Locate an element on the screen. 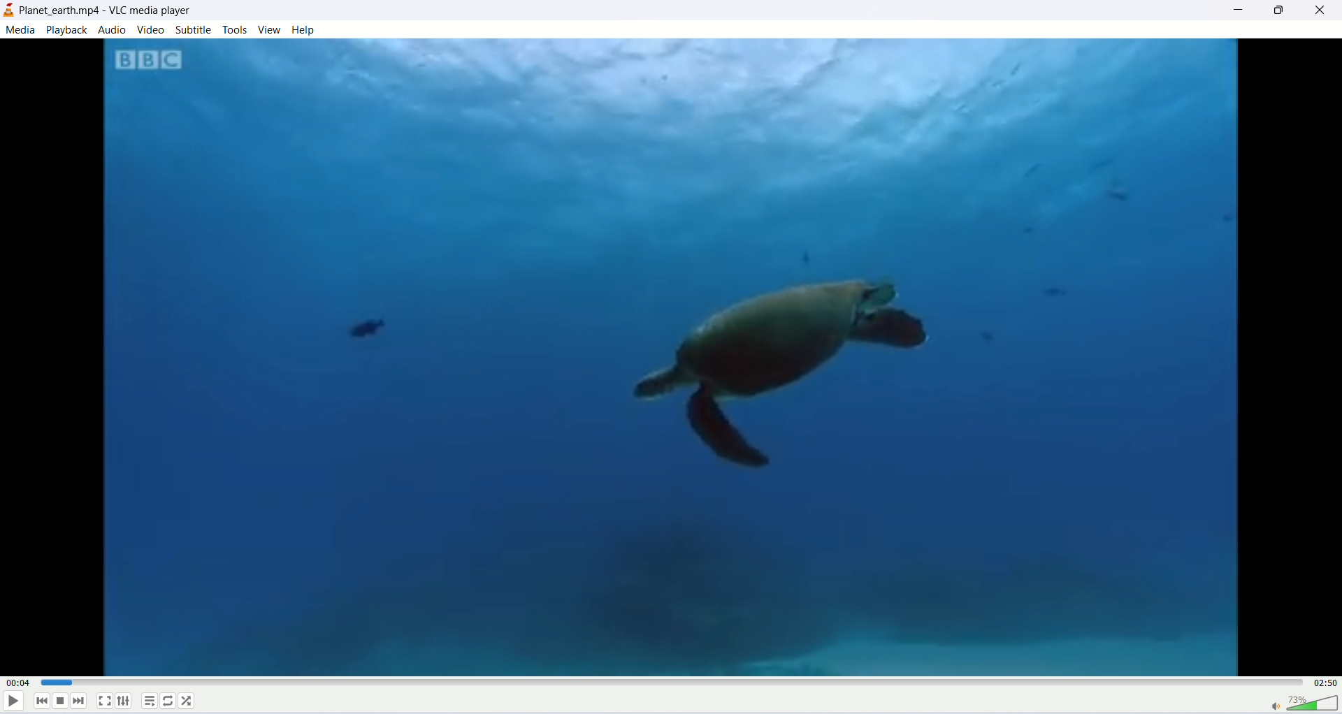  play/pause is located at coordinates (13, 704).